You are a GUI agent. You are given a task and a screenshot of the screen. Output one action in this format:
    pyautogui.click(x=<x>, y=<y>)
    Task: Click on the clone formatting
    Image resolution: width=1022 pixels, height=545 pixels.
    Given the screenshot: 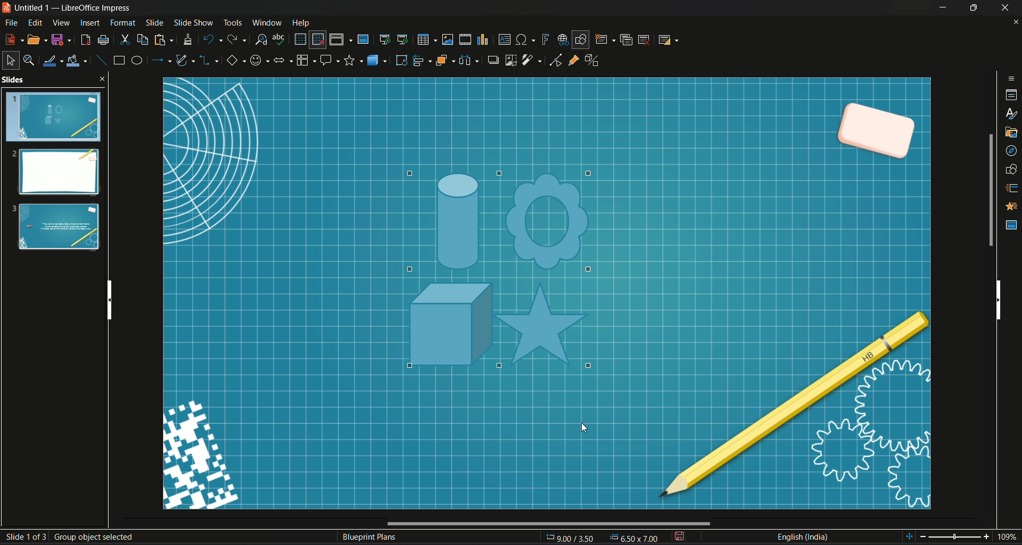 What is the action you would take?
    pyautogui.click(x=187, y=39)
    